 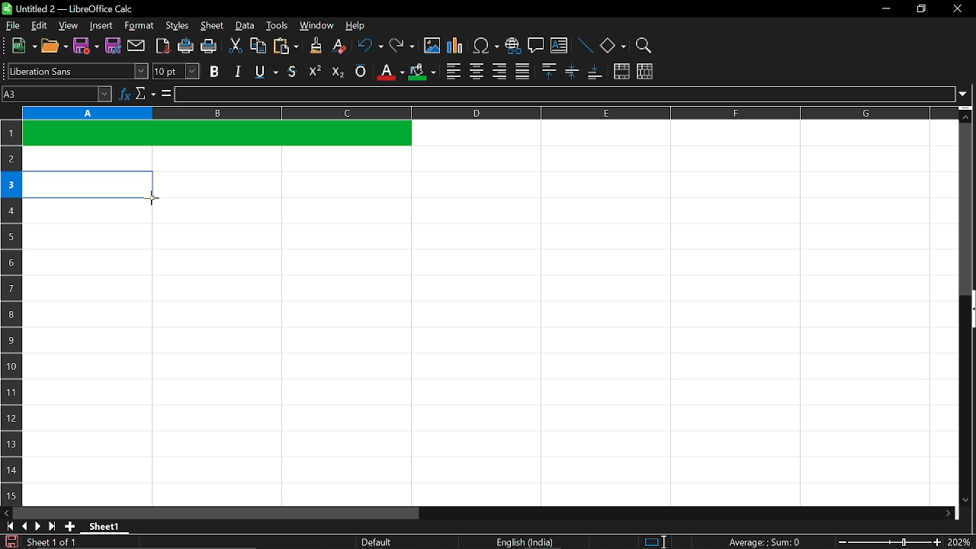 What do you see at coordinates (214, 72) in the screenshot?
I see `bold` at bounding box center [214, 72].